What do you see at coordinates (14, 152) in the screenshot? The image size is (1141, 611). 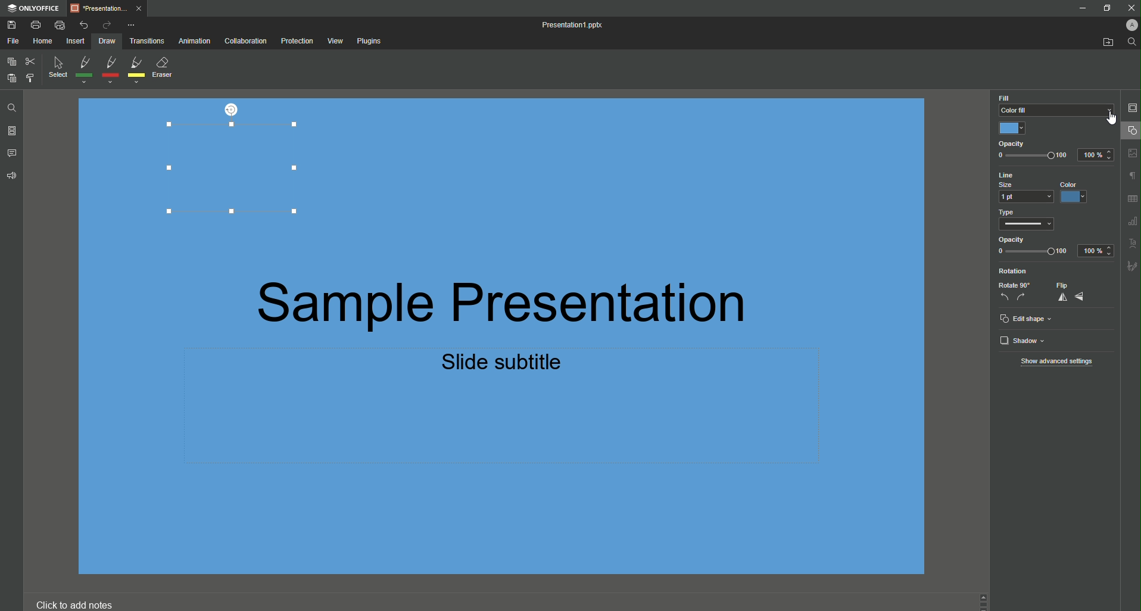 I see `Comments` at bounding box center [14, 152].